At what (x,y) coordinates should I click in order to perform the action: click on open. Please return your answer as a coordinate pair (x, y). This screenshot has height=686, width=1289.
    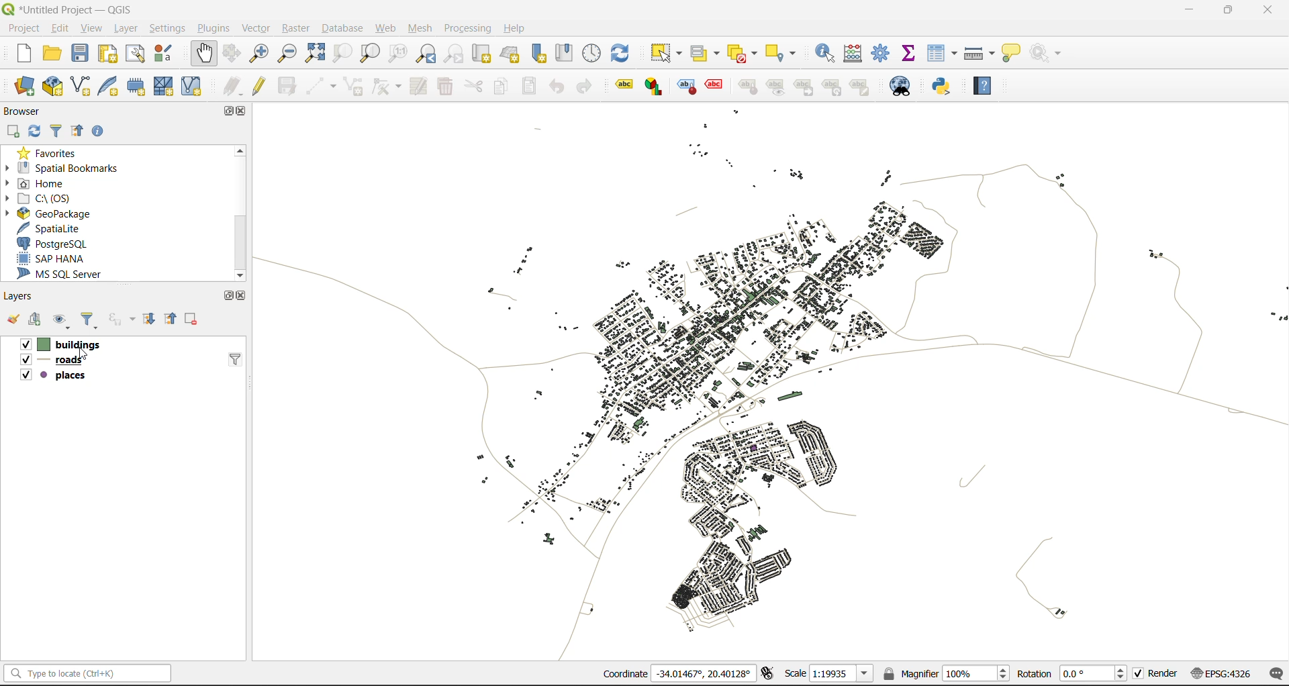
    Looking at the image, I should click on (50, 53).